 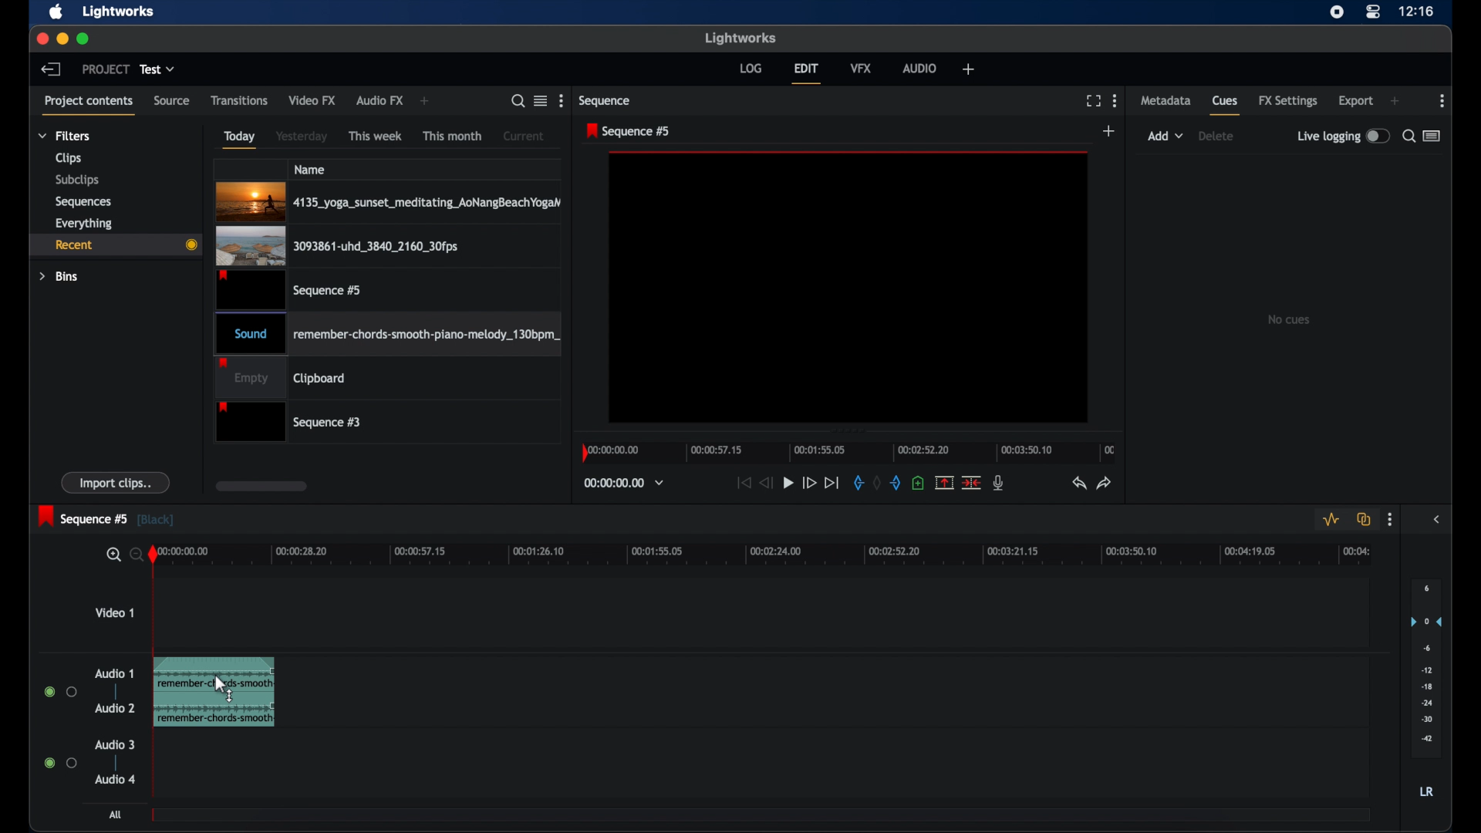 I want to click on audio 2, so click(x=114, y=708).